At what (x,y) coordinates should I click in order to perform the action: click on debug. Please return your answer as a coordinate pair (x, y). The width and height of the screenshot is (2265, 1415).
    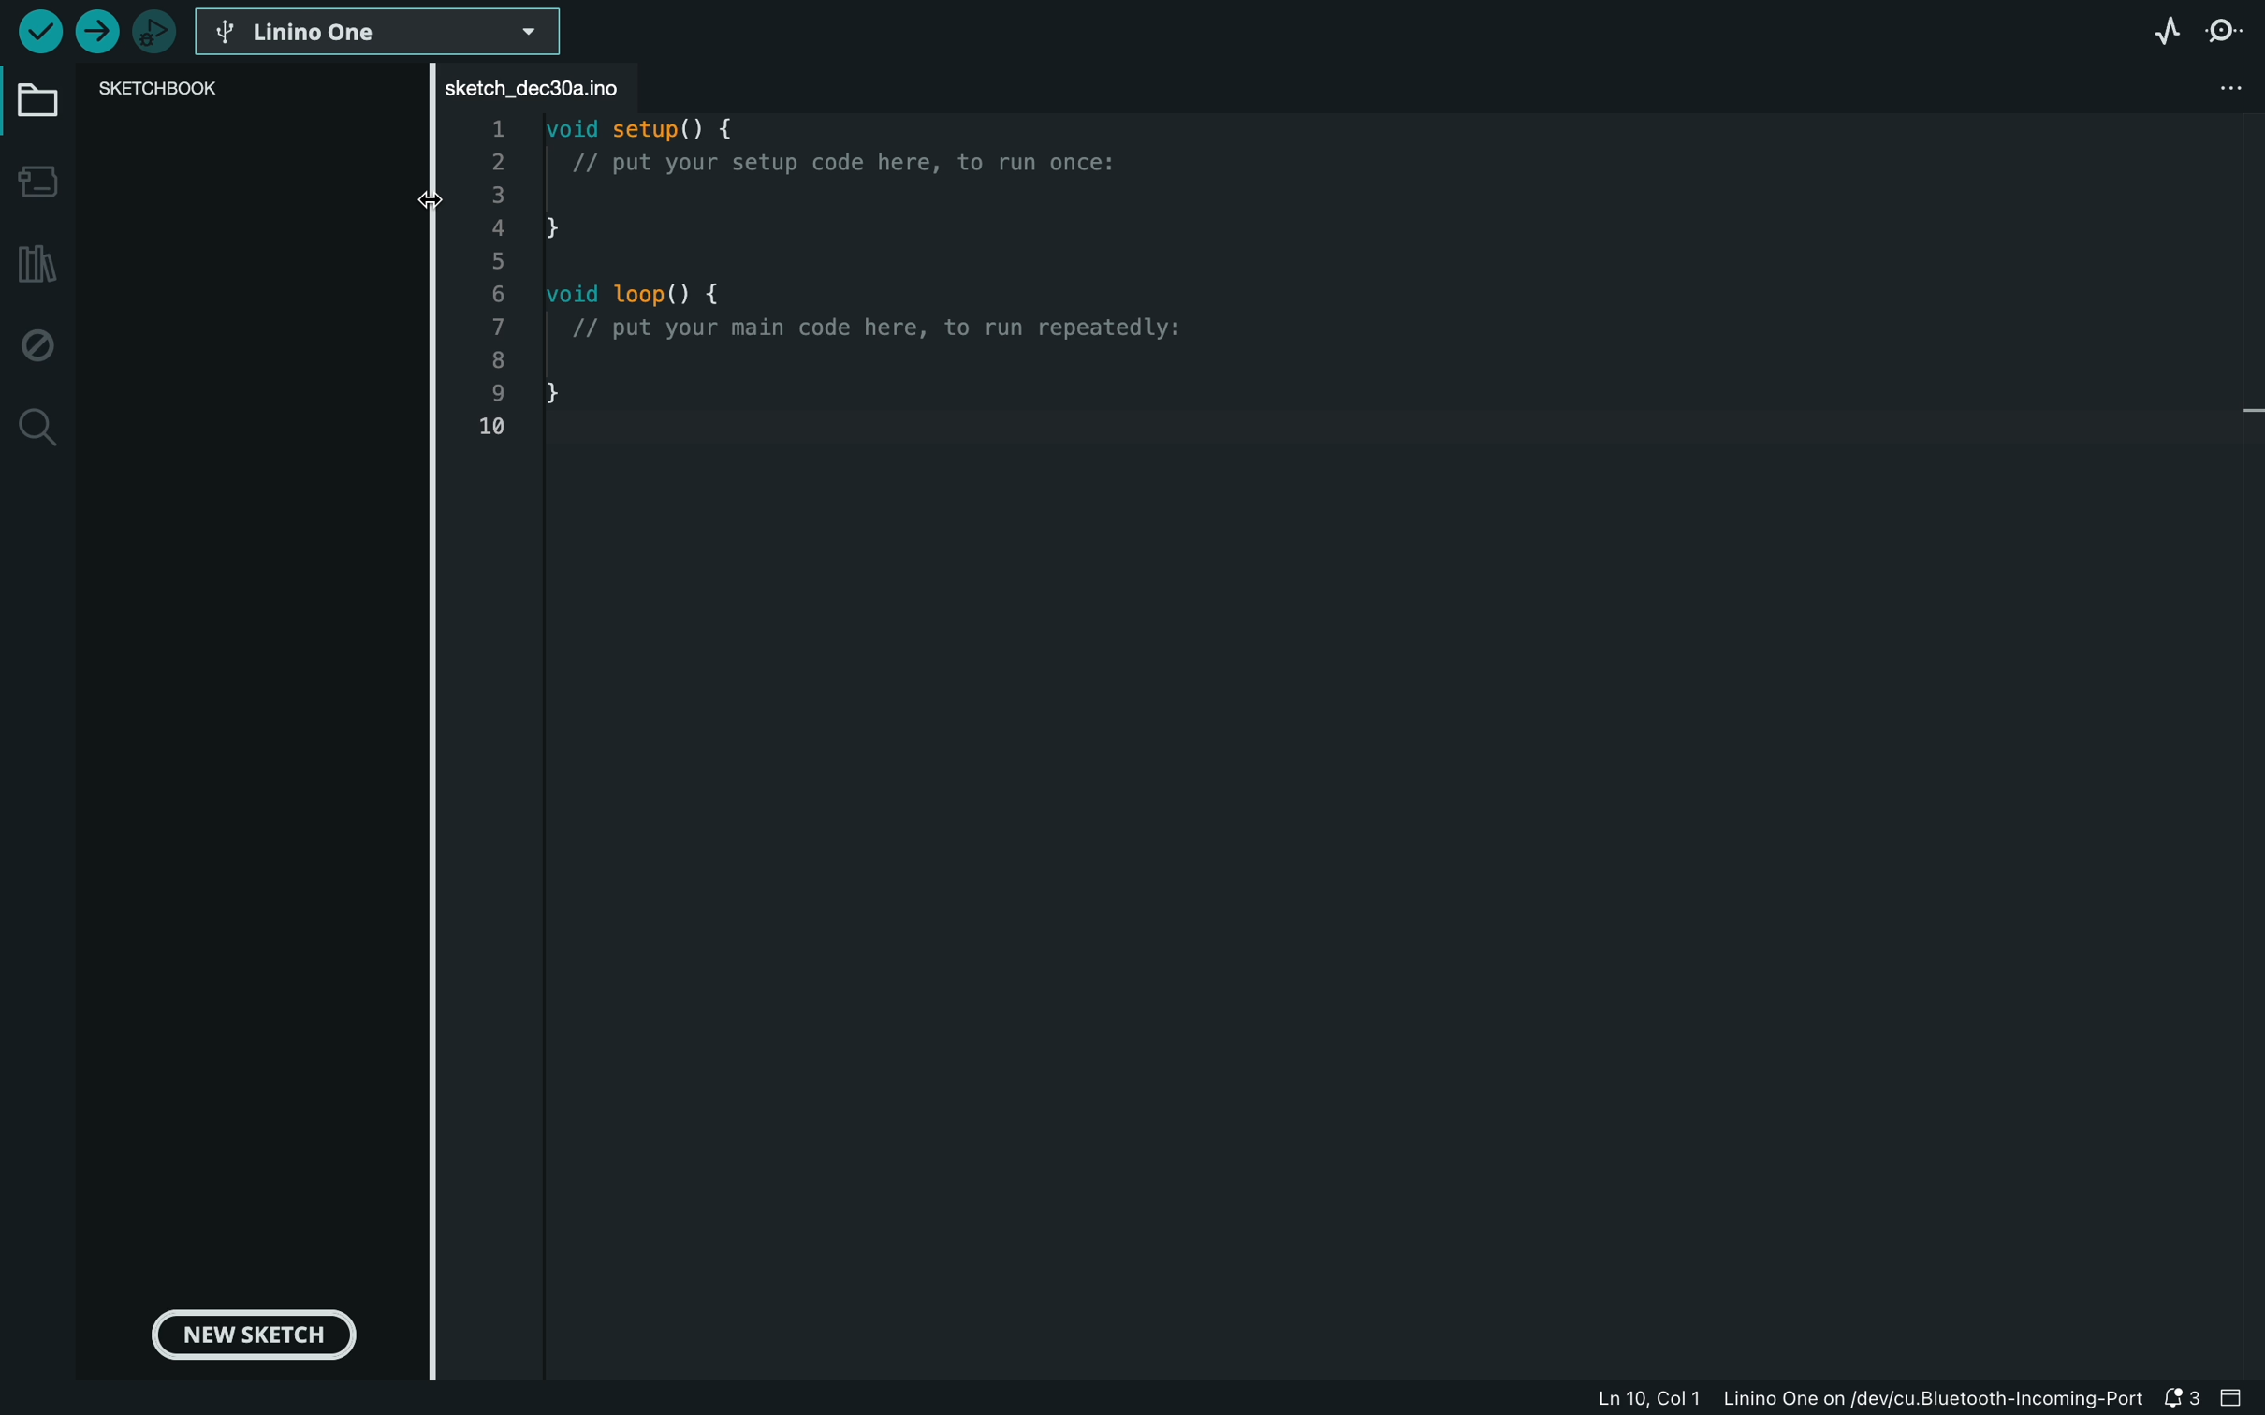
    Looking at the image, I should click on (33, 343).